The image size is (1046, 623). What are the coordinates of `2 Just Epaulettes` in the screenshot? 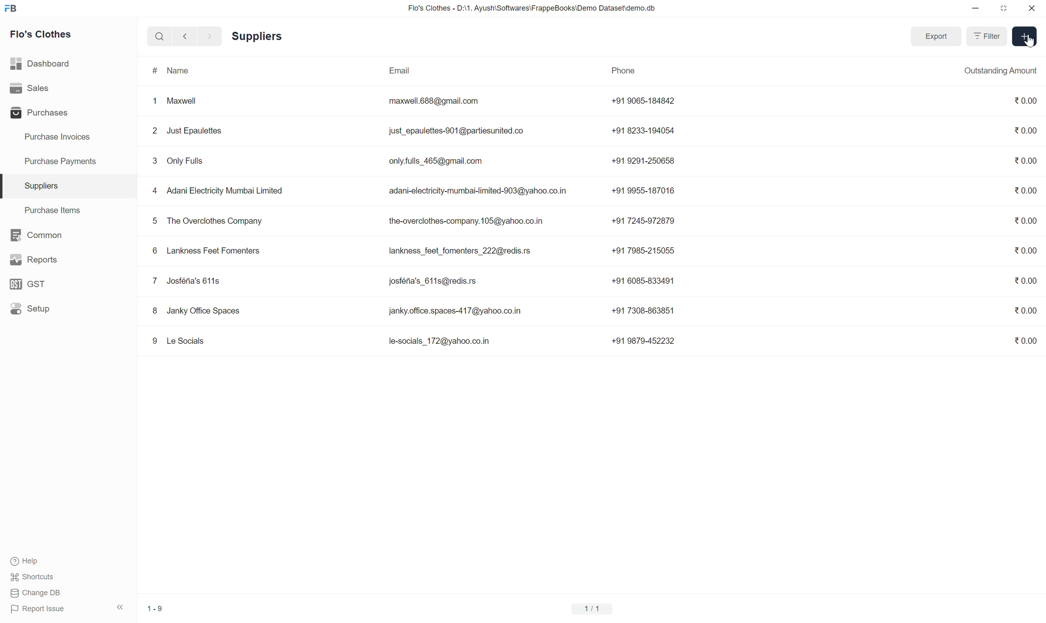 It's located at (188, 130).